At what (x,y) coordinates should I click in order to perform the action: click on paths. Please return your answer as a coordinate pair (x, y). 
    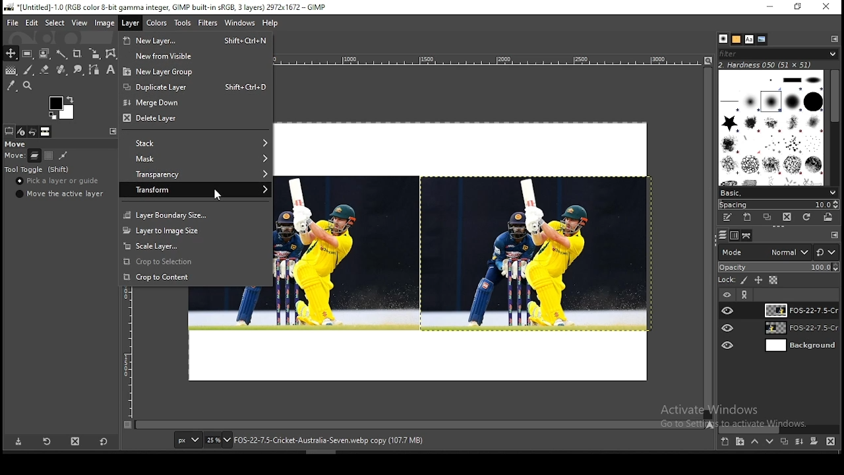
    Looking at the image, I should click on (748, 236).